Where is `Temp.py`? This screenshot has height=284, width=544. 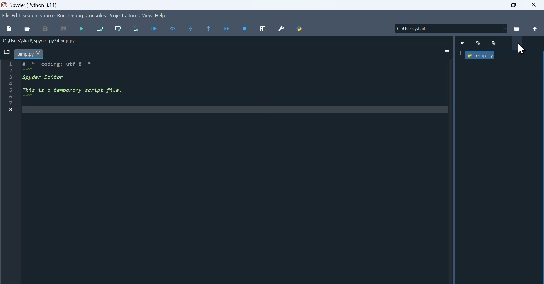
Temp.py is located at coordinates (480, 55).